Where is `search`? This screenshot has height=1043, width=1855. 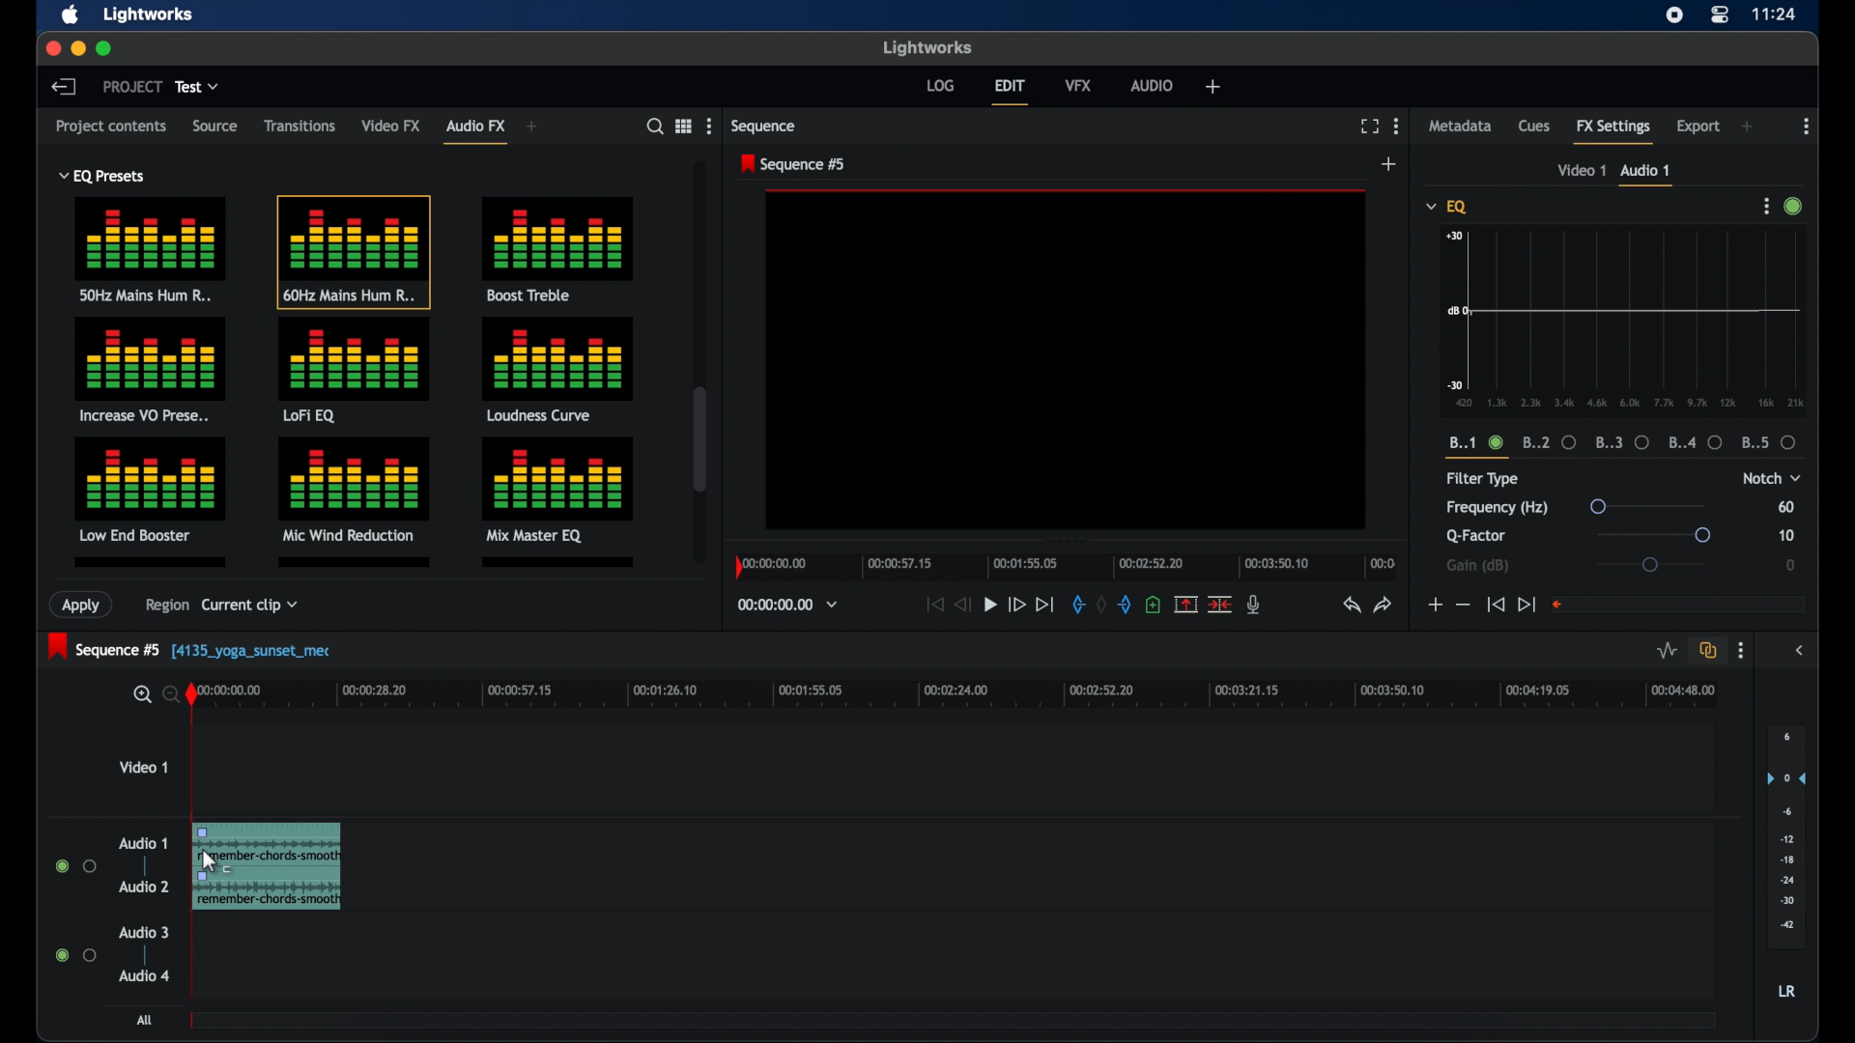
search is located at coordinates (655, 127).